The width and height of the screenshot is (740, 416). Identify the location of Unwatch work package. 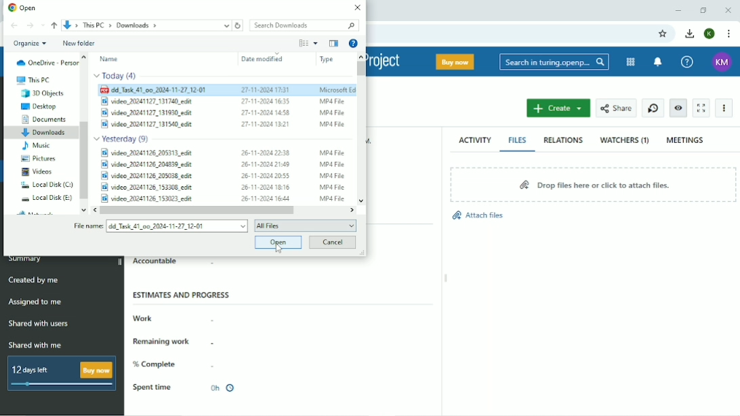
(678, 108).